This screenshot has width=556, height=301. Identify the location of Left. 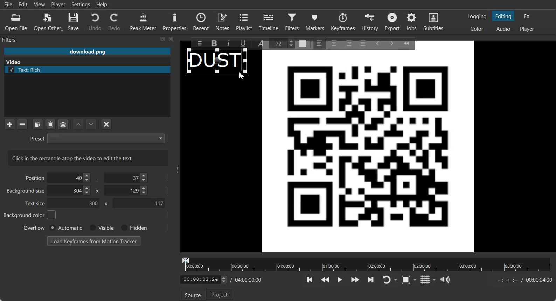
(320, 42).